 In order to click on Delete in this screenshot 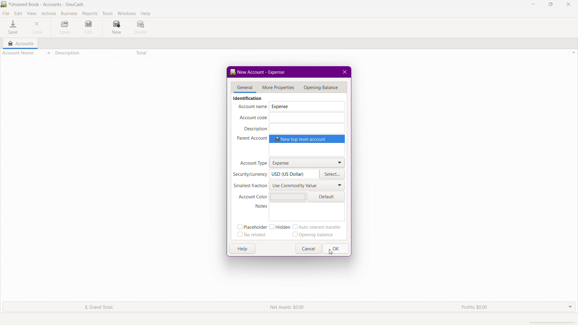, I will do `click(141, 28)`.